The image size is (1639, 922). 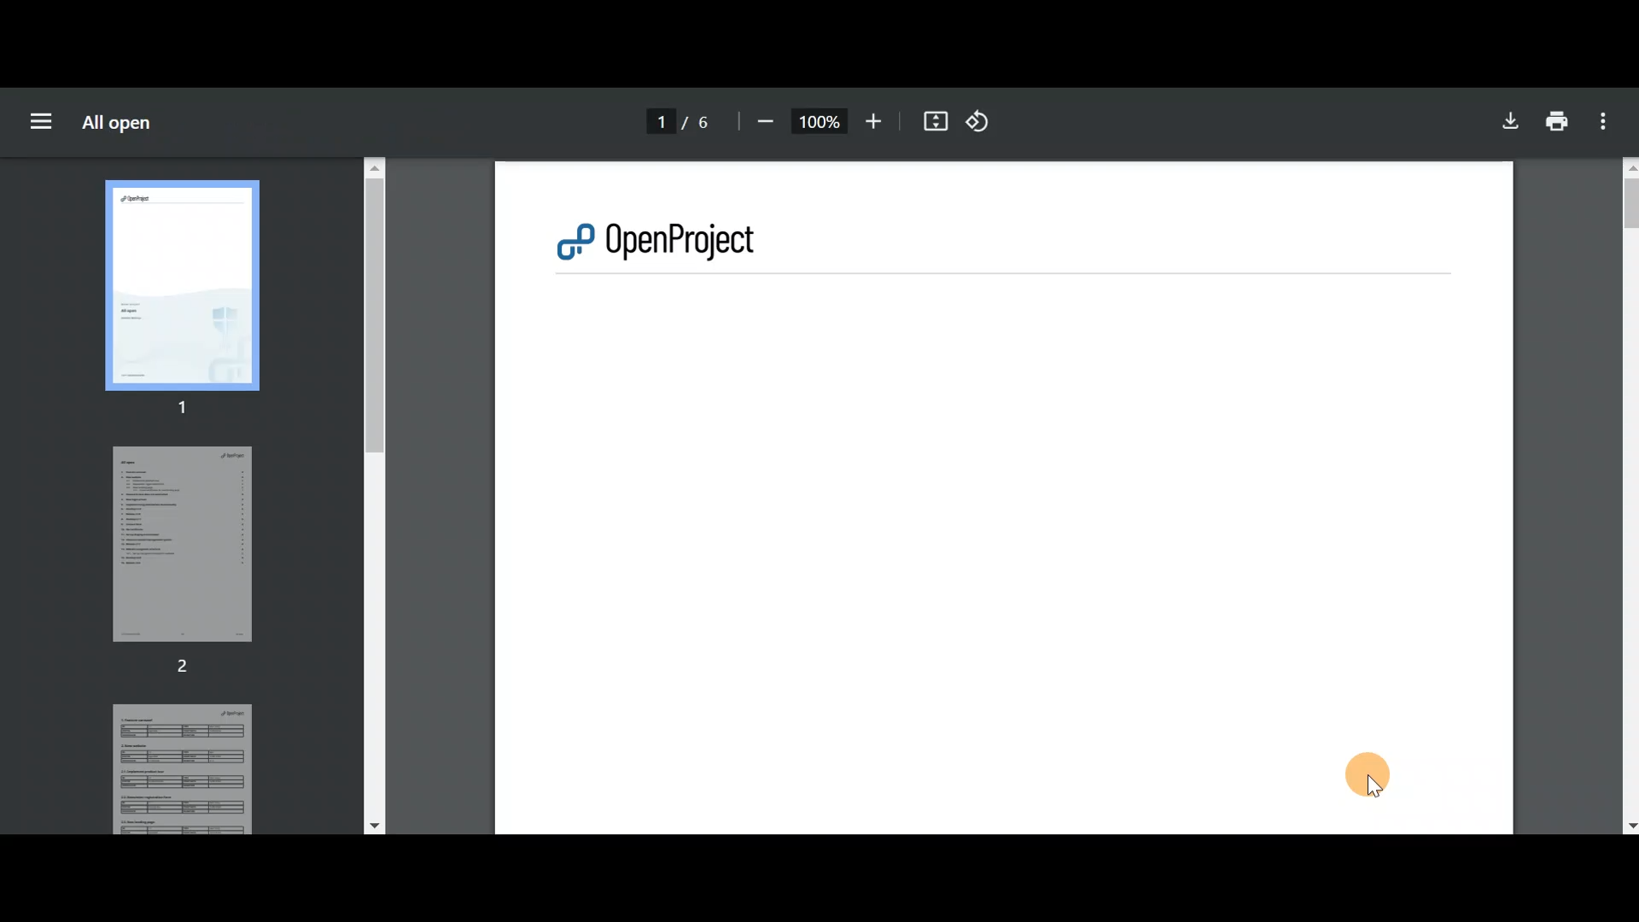 I want to click on Rotate counterclockwise, so click(x=989, y=120).